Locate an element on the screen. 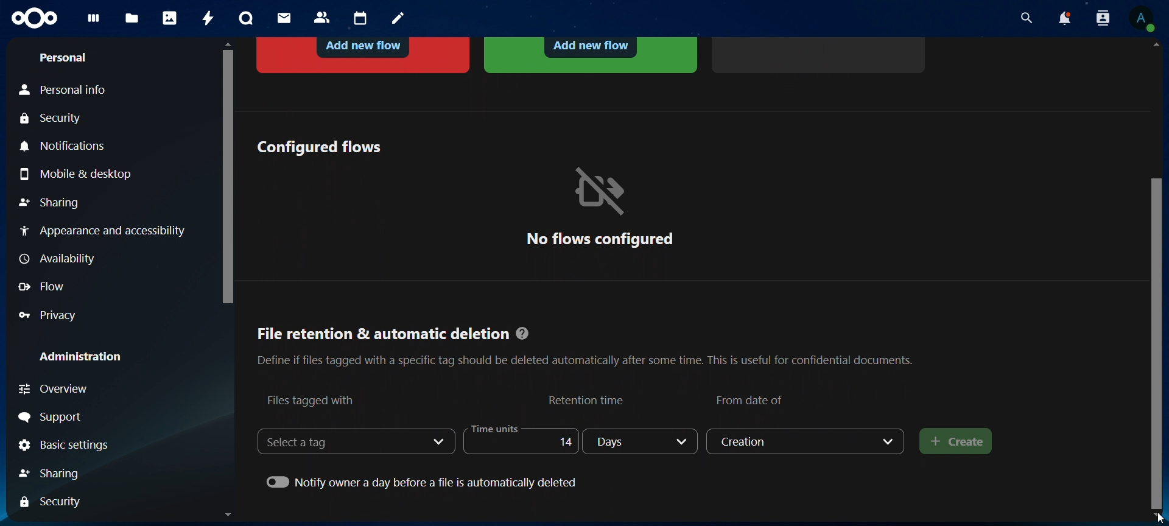 This screenshot has width=1169, height=526. create is located at coordinates (957, 443).